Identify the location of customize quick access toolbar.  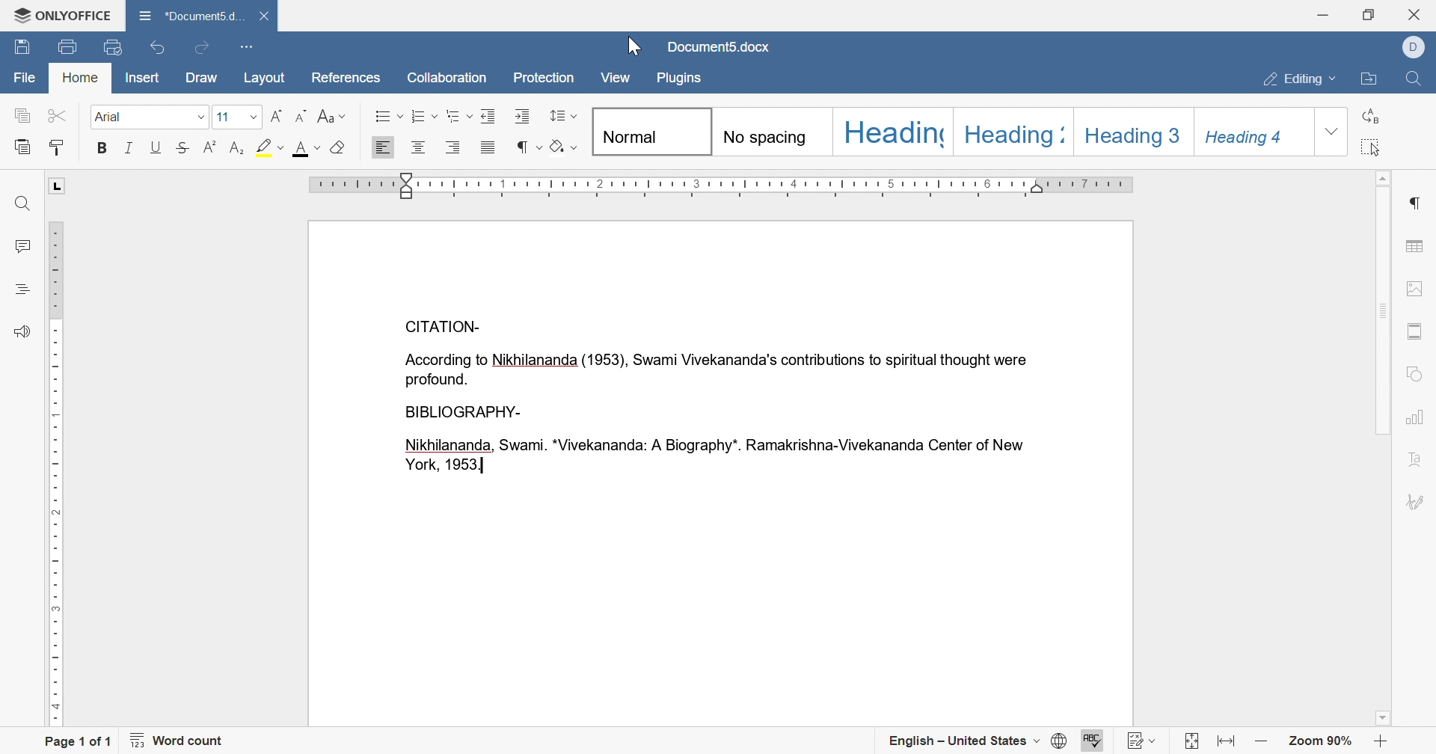
(246, 46).